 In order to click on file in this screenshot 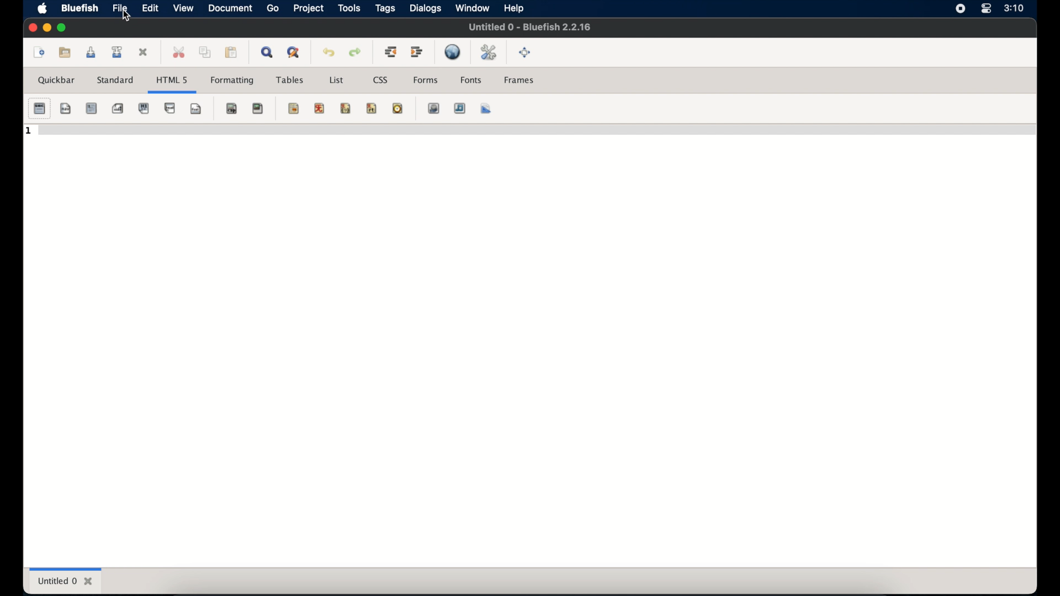, I will do `click(120, 8)`.